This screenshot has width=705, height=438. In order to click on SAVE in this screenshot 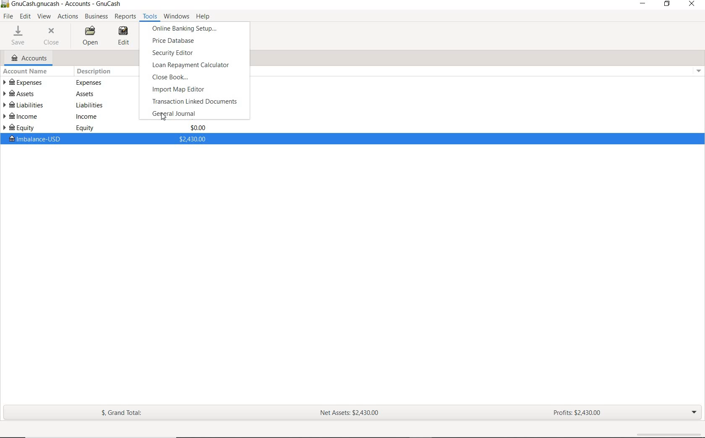, I will do `click(18, 35)`.